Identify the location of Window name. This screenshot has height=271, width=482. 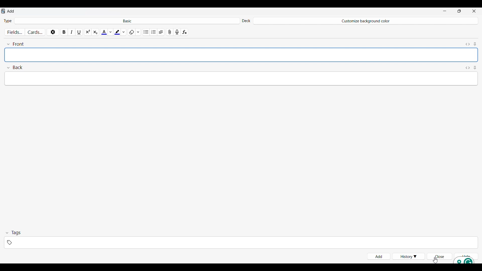
(11, 11).